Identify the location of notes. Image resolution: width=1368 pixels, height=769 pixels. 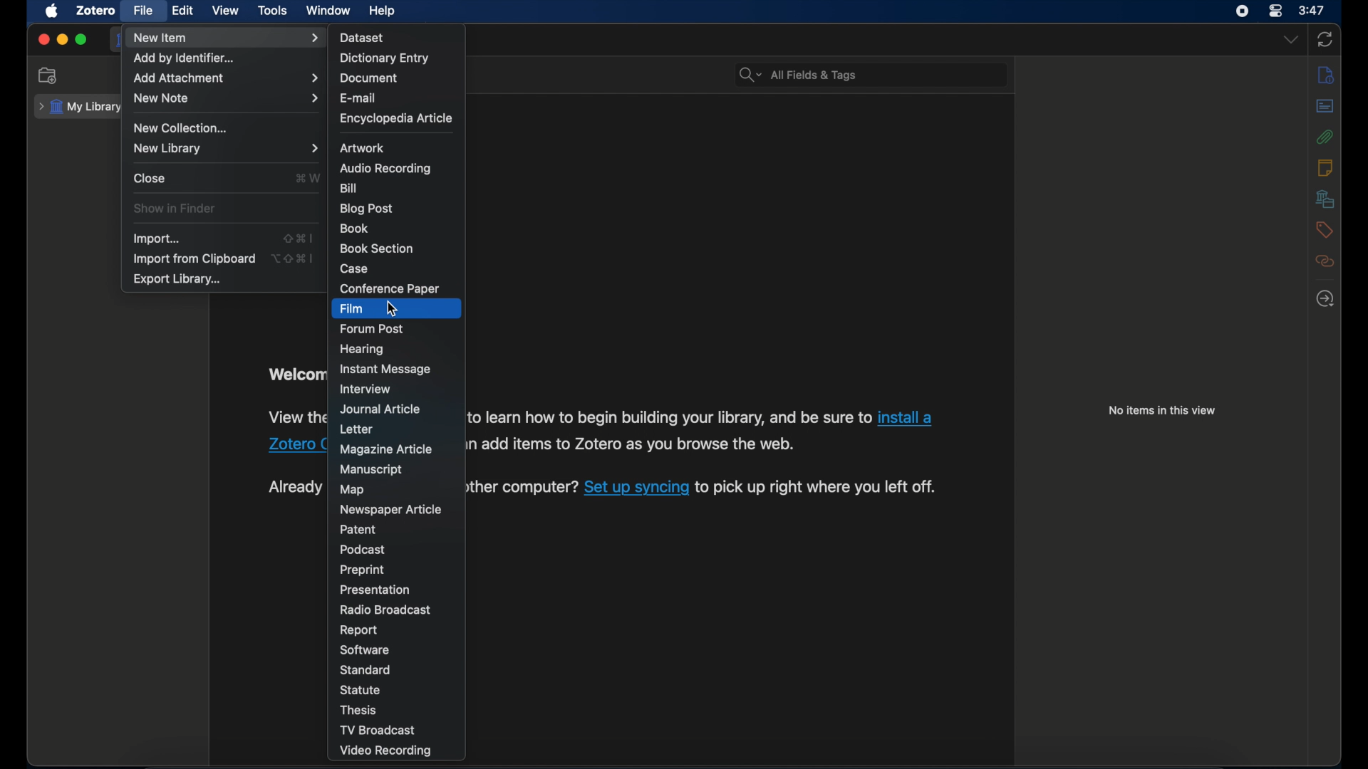
(1325, 167).